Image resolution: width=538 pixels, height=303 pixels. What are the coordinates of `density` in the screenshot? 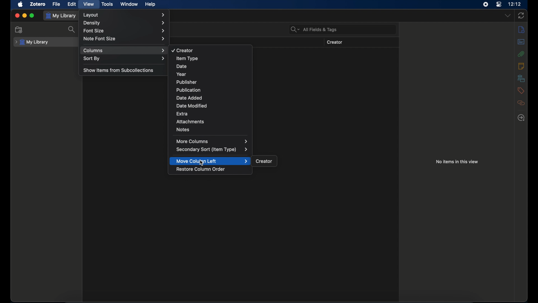 It's located at (124, 23).